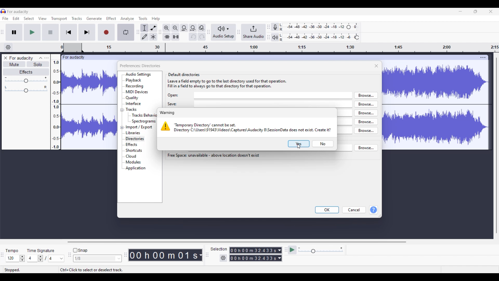 Image resolution: width=499 pixels, height=281 pixels. What do you see at coordinates (431, 102) in the screenshot?
I see `Current track` at bounding box center [431, 102].